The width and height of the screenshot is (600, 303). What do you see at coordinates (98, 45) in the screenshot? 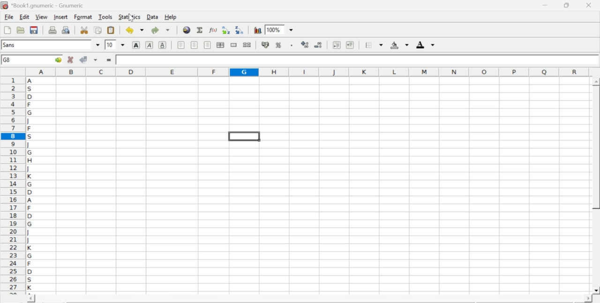
I see `drop down` at bounding box center [98, 45].